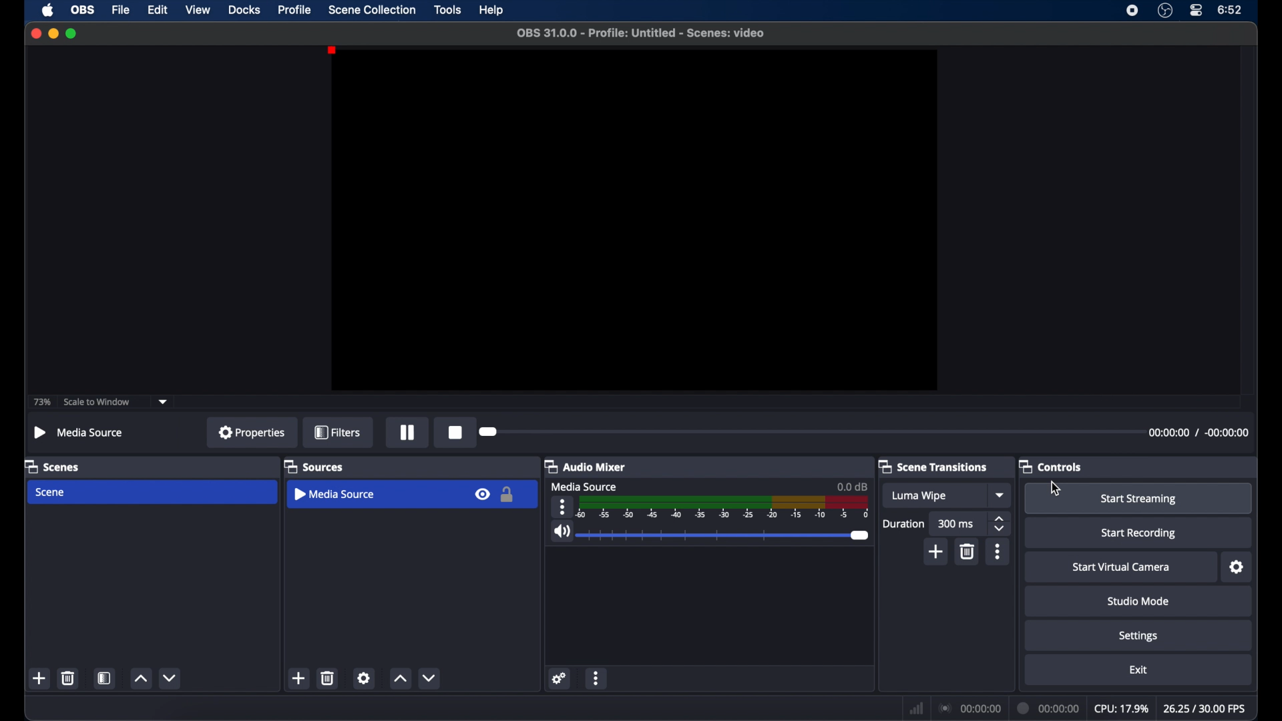  Describe the element at coordinates (509, 494) in the screenshot. I see `lock` at that location.